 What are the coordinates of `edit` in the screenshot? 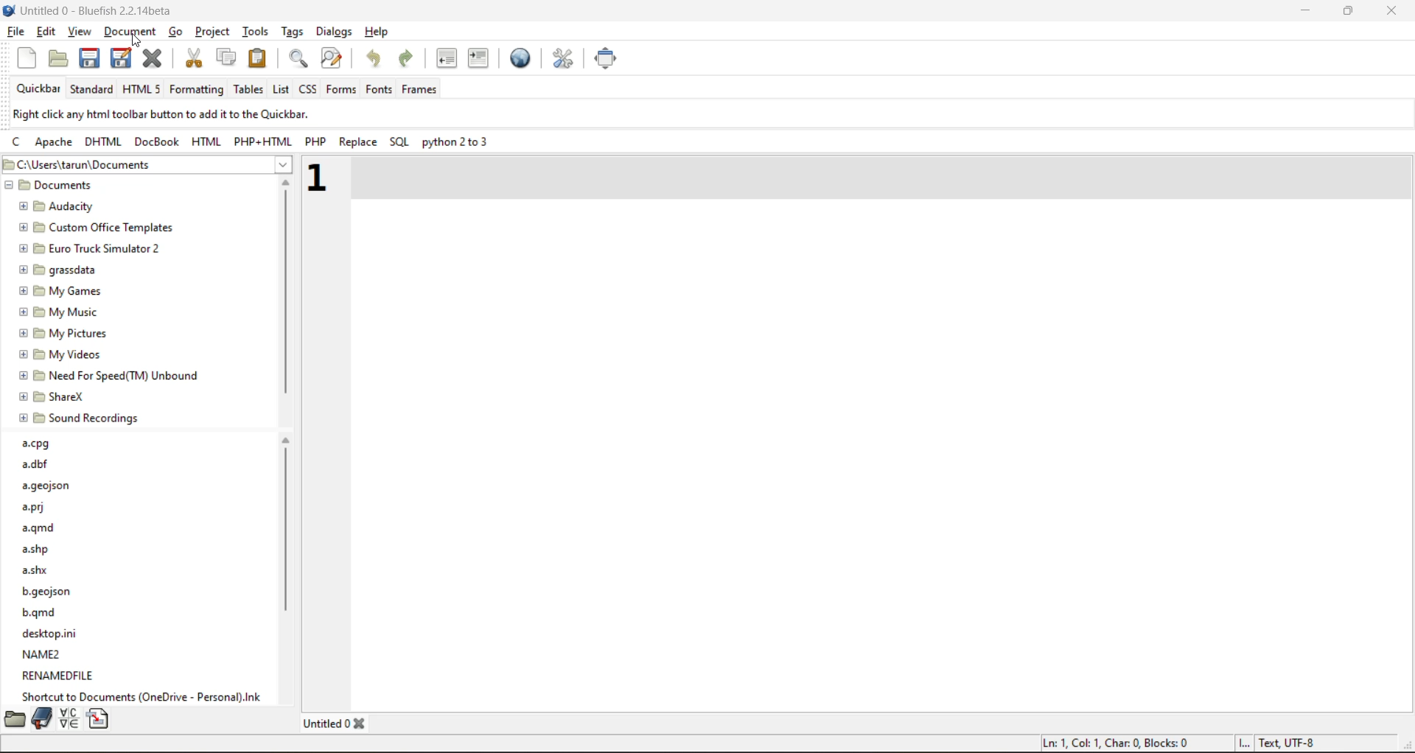 It's located at (47, 30).